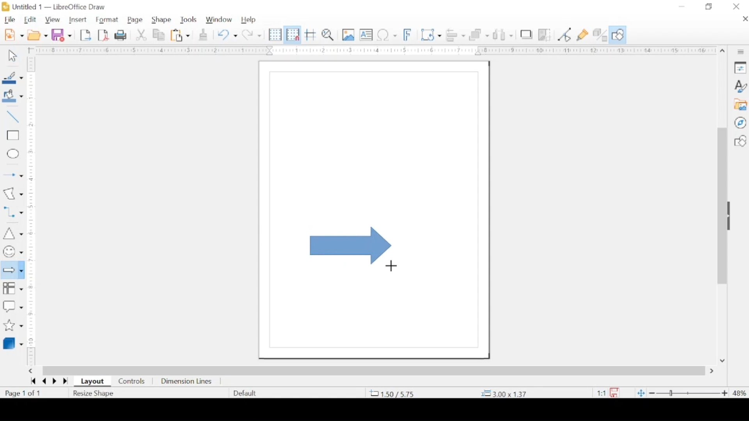  I want to click on this document has been modified, so click(605, 393).